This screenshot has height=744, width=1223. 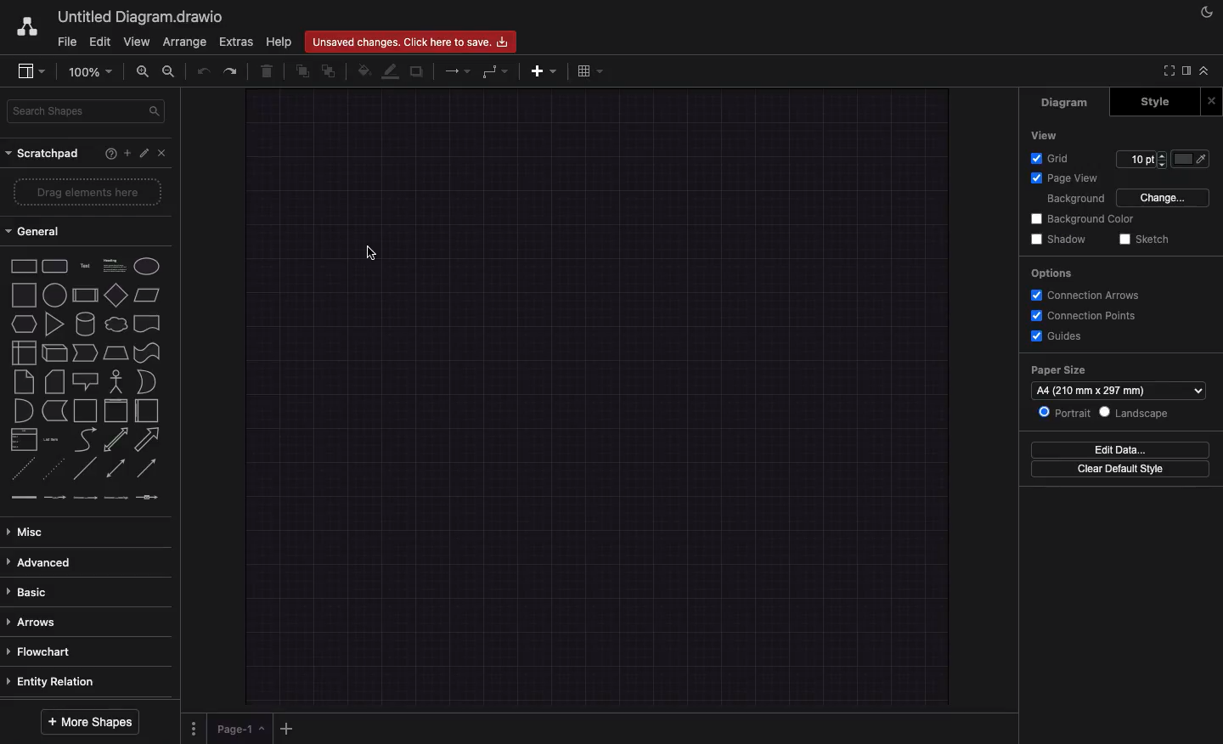 What do you see at coordinates (410, 42) in the screenshot?
I see `Unsaved` at bounding box center [410, 42].